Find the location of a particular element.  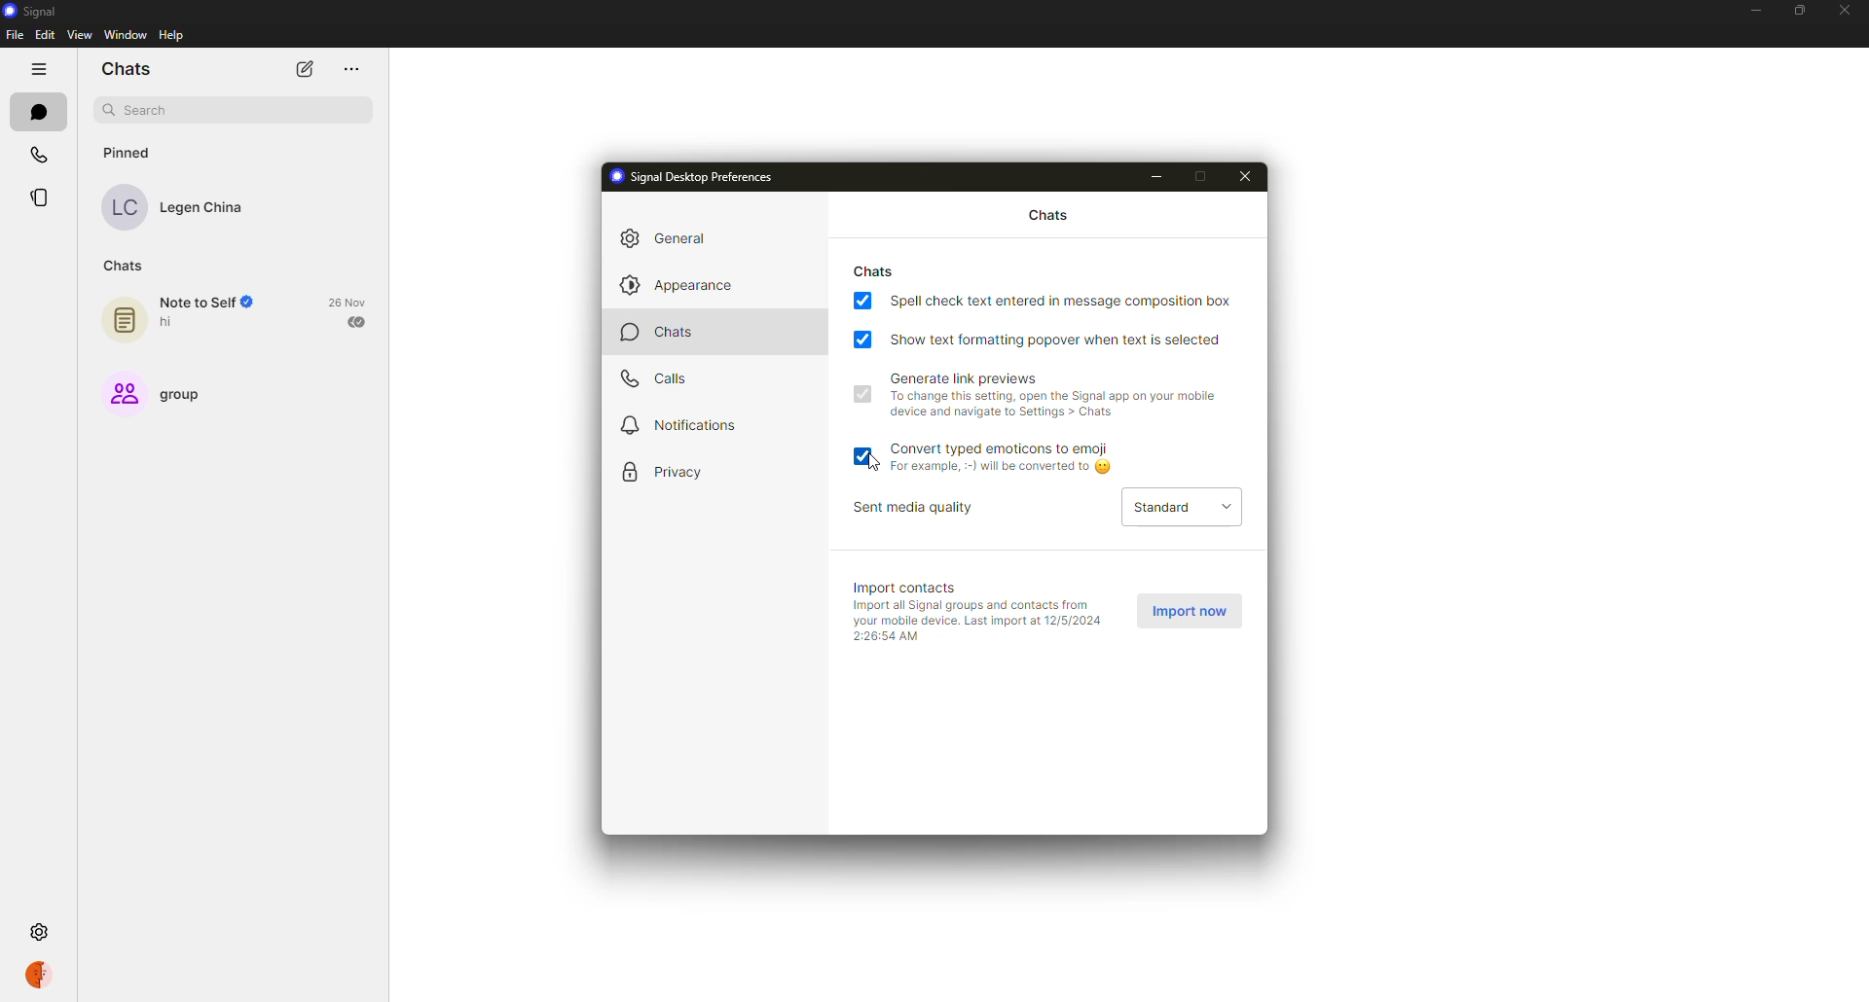

generate link preview is located at coordinates (1059, 395).